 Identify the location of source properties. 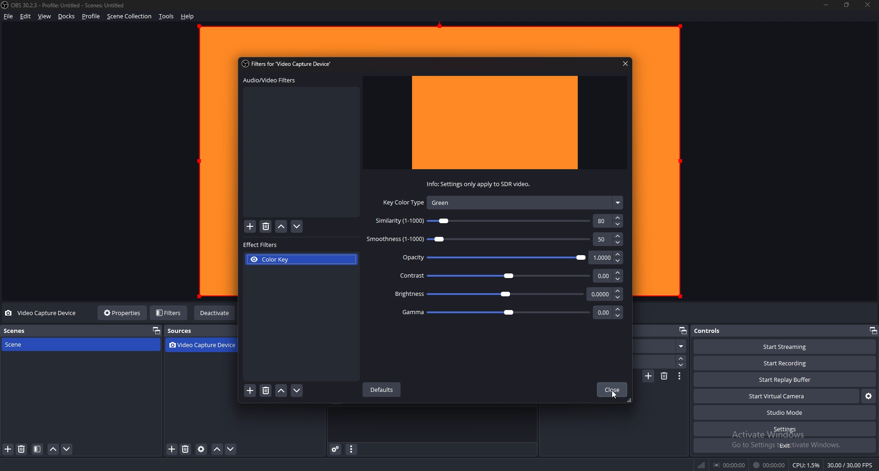
(201, 450).